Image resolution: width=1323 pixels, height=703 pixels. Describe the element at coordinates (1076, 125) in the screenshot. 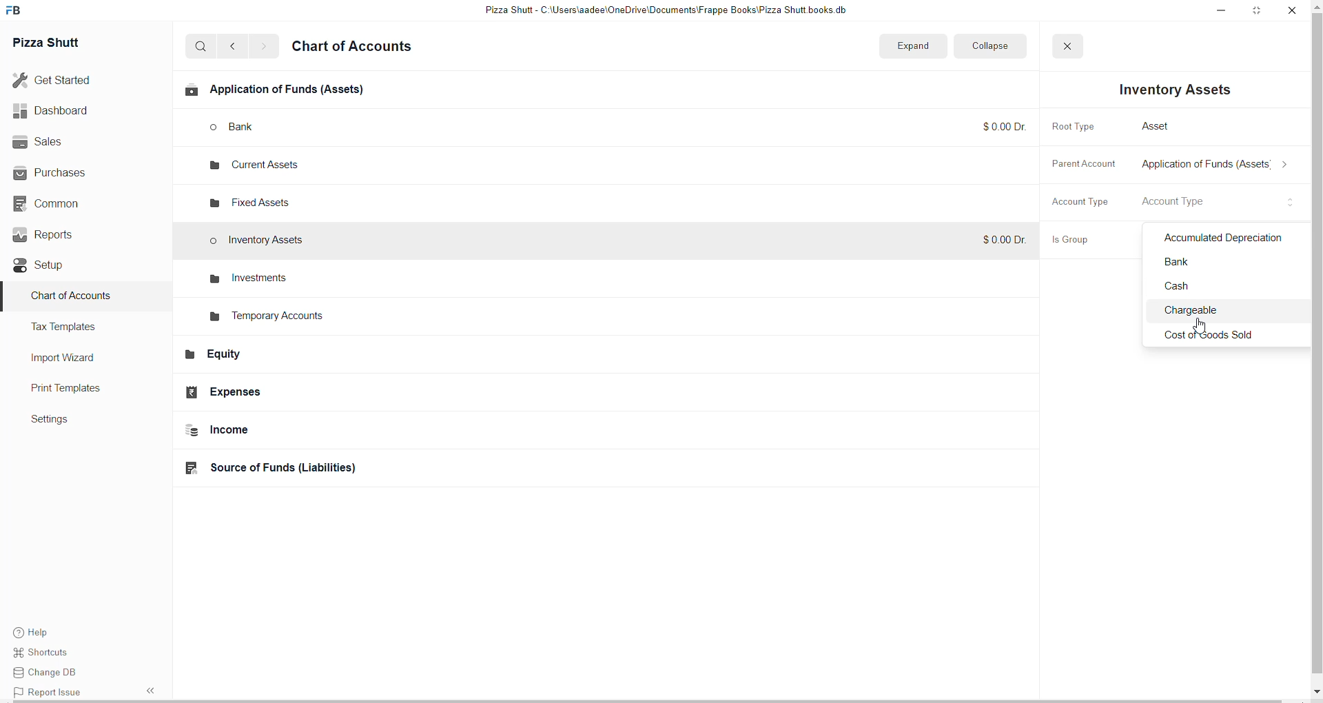

I see `Root Type ` at that location.